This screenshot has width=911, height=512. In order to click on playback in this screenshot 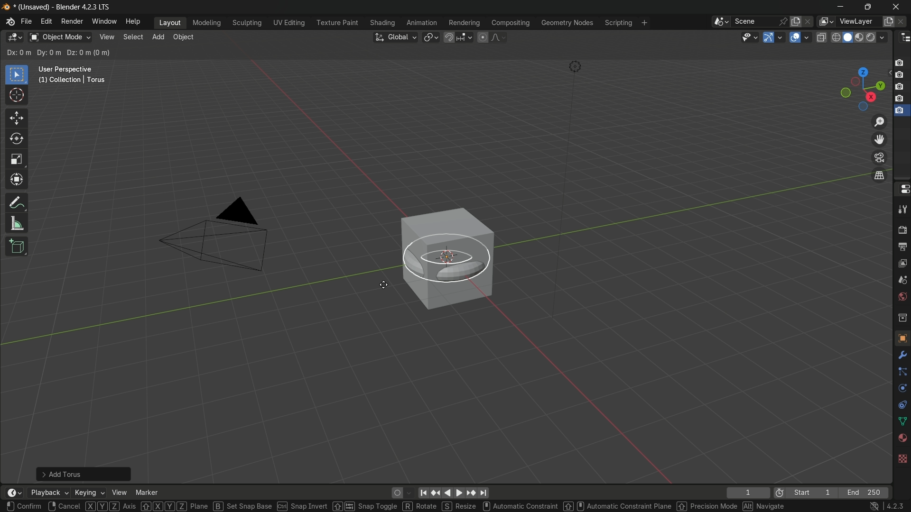, I will do `click(48, 493)`.